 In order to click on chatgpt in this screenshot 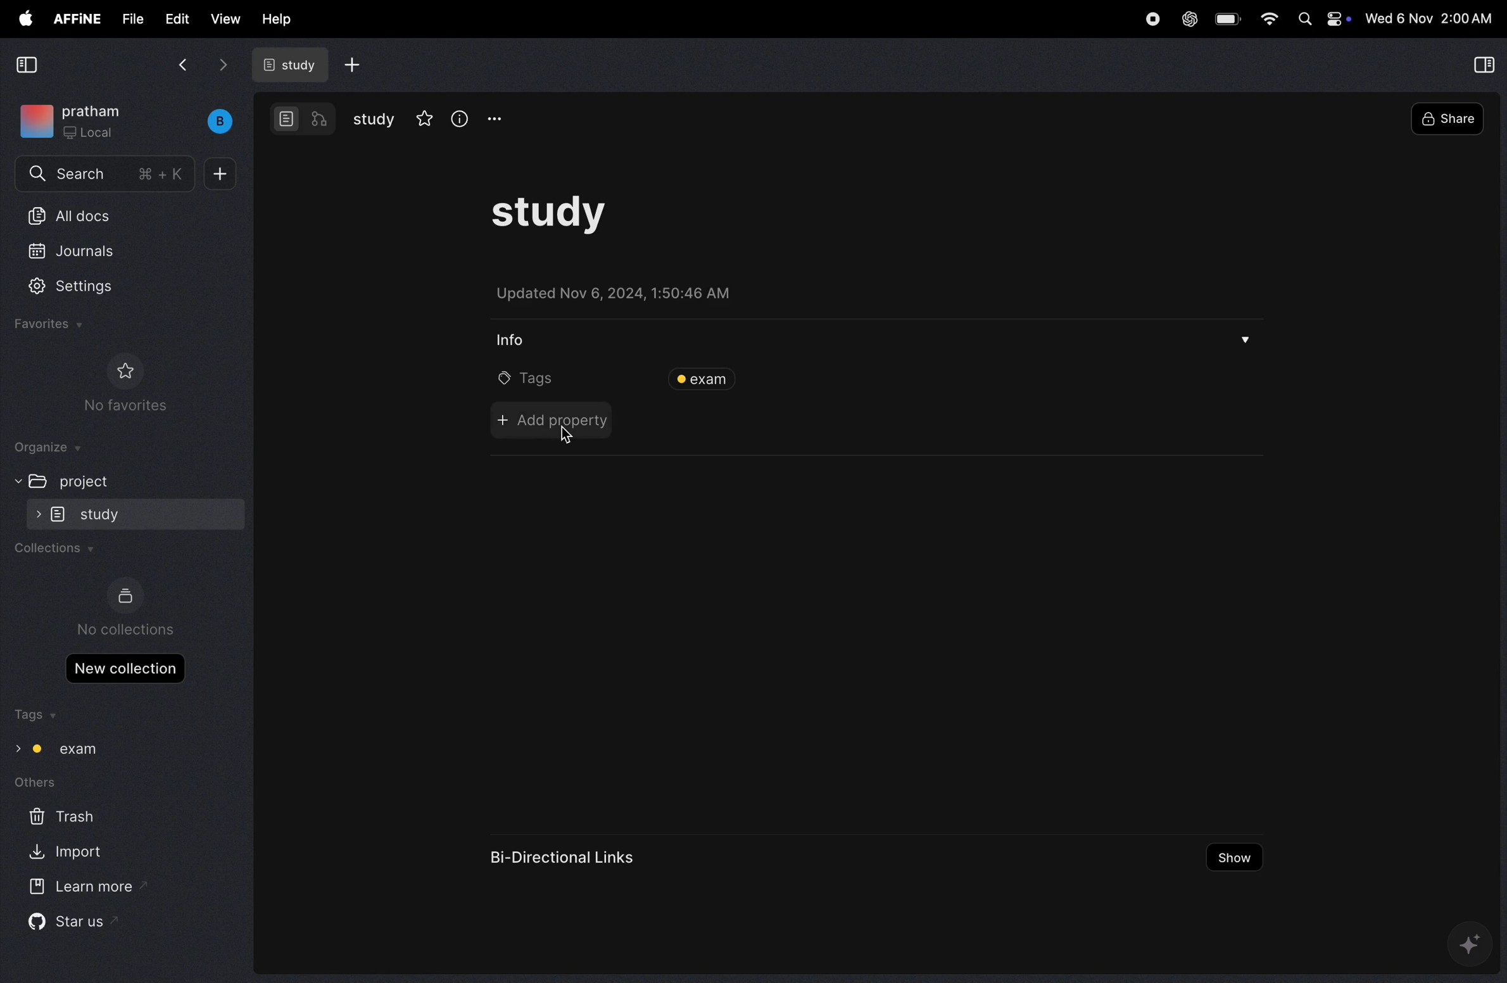, I will do `click(1186, 20)`.